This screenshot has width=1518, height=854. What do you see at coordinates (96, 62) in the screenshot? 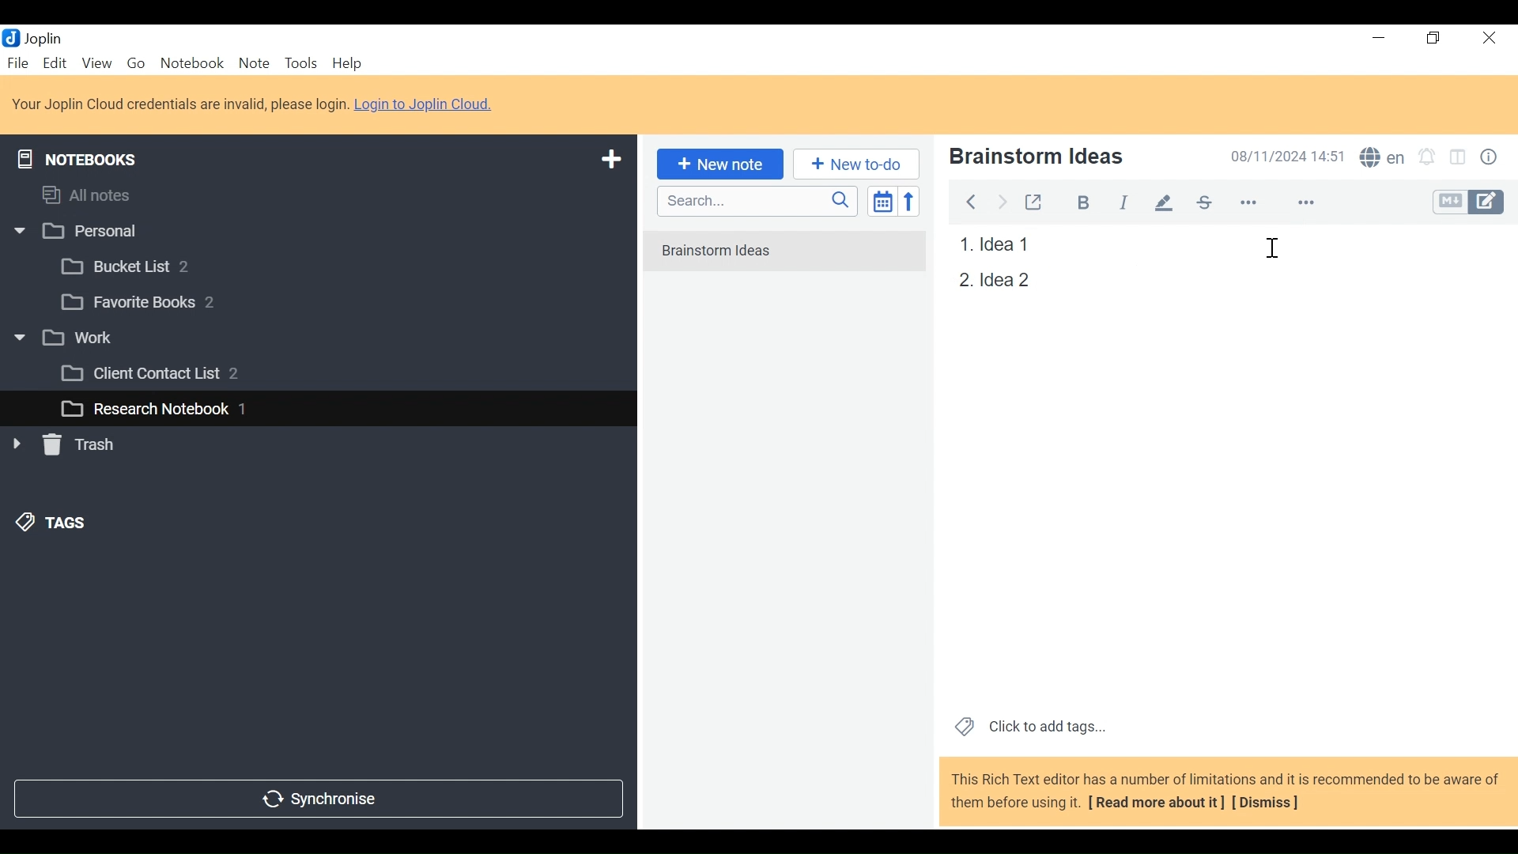
I see `View` at bounding box center [96, 62].